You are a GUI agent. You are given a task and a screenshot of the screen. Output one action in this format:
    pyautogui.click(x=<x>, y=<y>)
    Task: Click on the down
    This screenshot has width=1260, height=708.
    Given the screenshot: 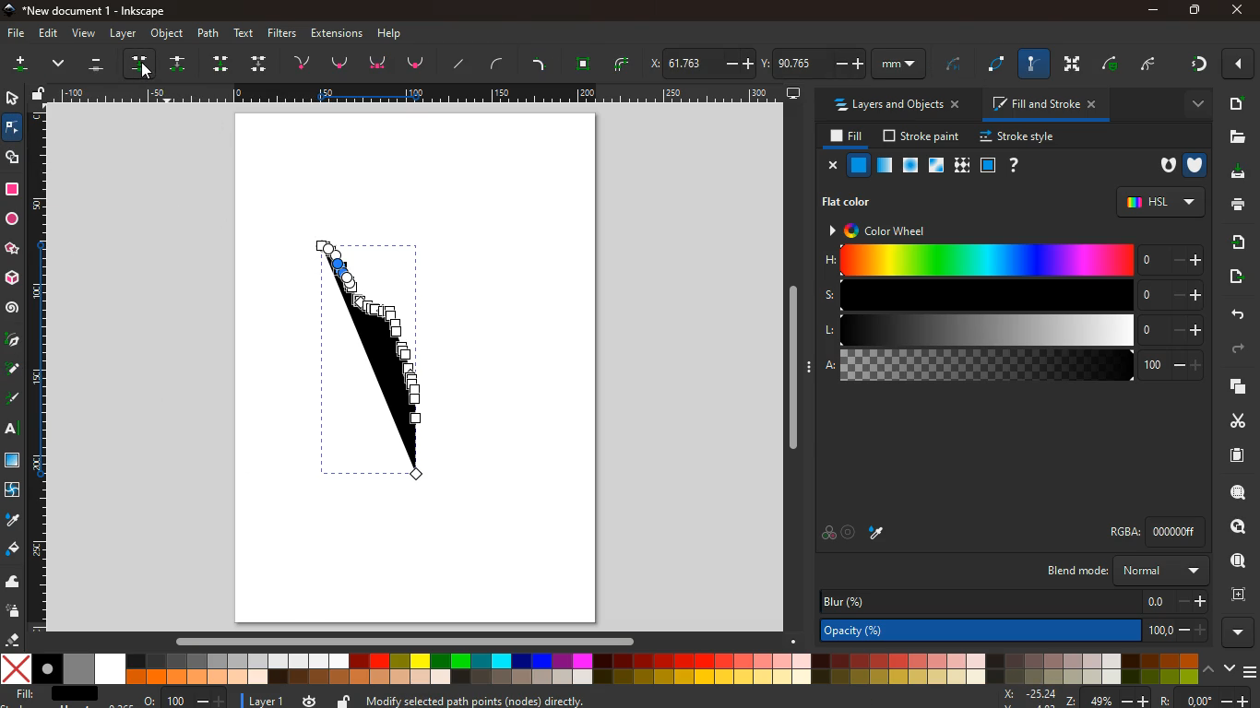 What is the action you would take?
    pyautogui.click(x=1228, y=668)
    